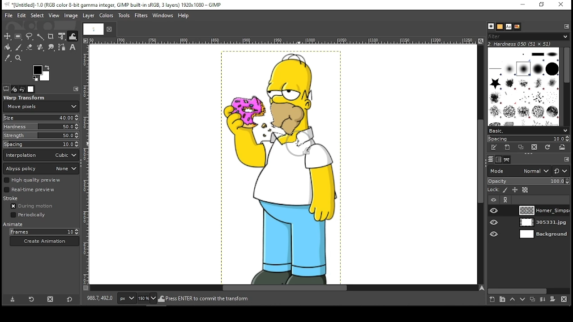 Image resolution: width=573 pixels, height=322 pixels. Describe the element at coordinates (549, 147) in the screenshot. I see `refresh brushes` at that location.